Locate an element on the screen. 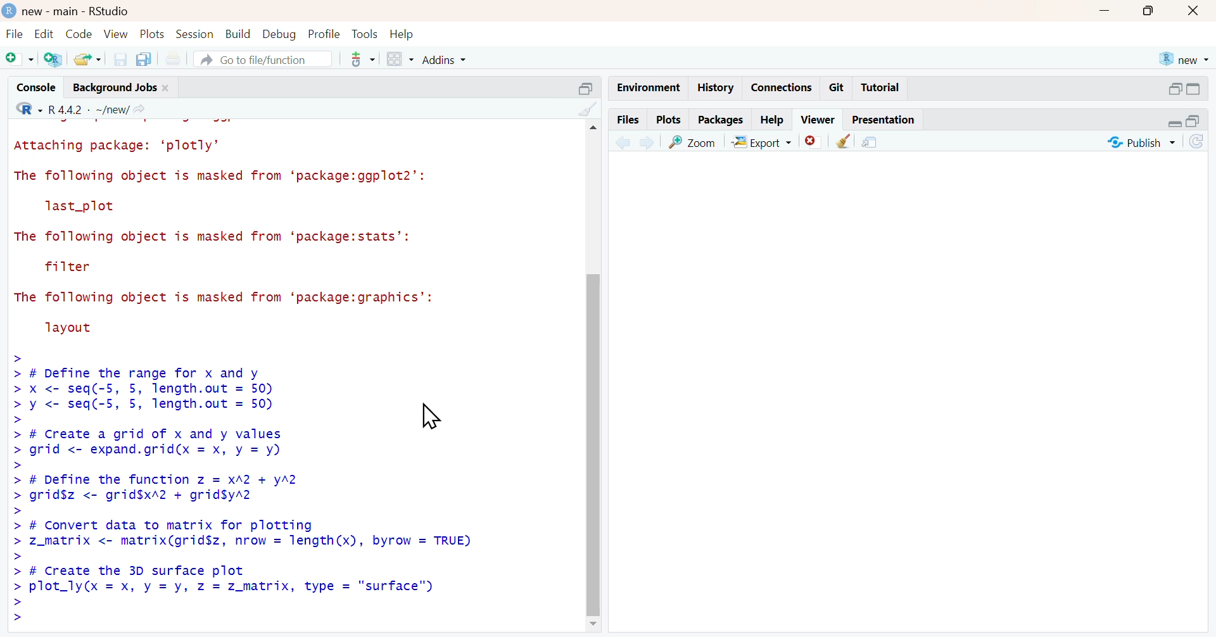 Image resolution: width=1216 pixels, height=637 pixels. create a project is located at coordinates (53, 60).